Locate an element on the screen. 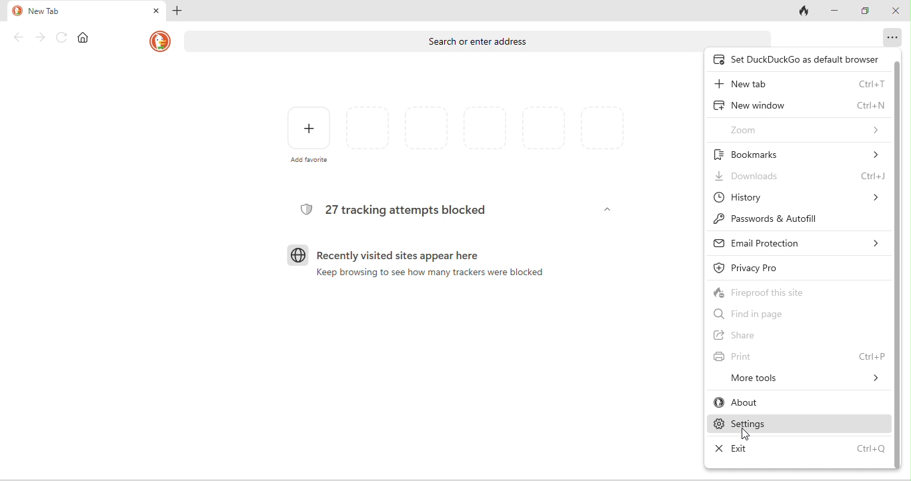 Image resolution: width=911 pixels, height=481 pixels. forward is located at coordinates (41, 37).